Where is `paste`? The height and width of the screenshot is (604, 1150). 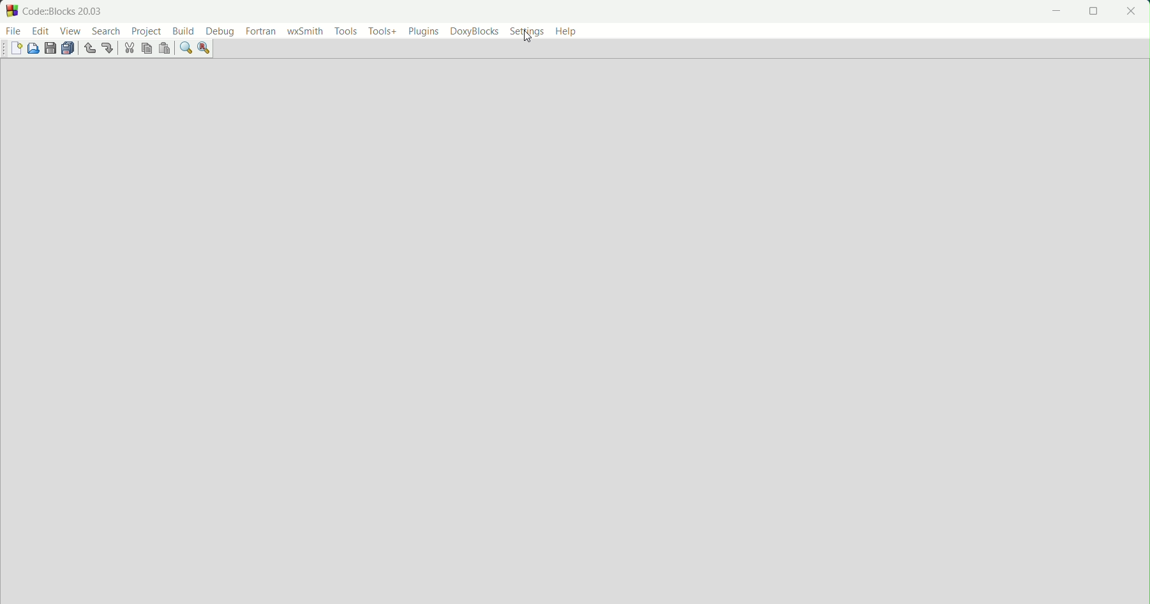
paste is located at coordinates (163, 49).